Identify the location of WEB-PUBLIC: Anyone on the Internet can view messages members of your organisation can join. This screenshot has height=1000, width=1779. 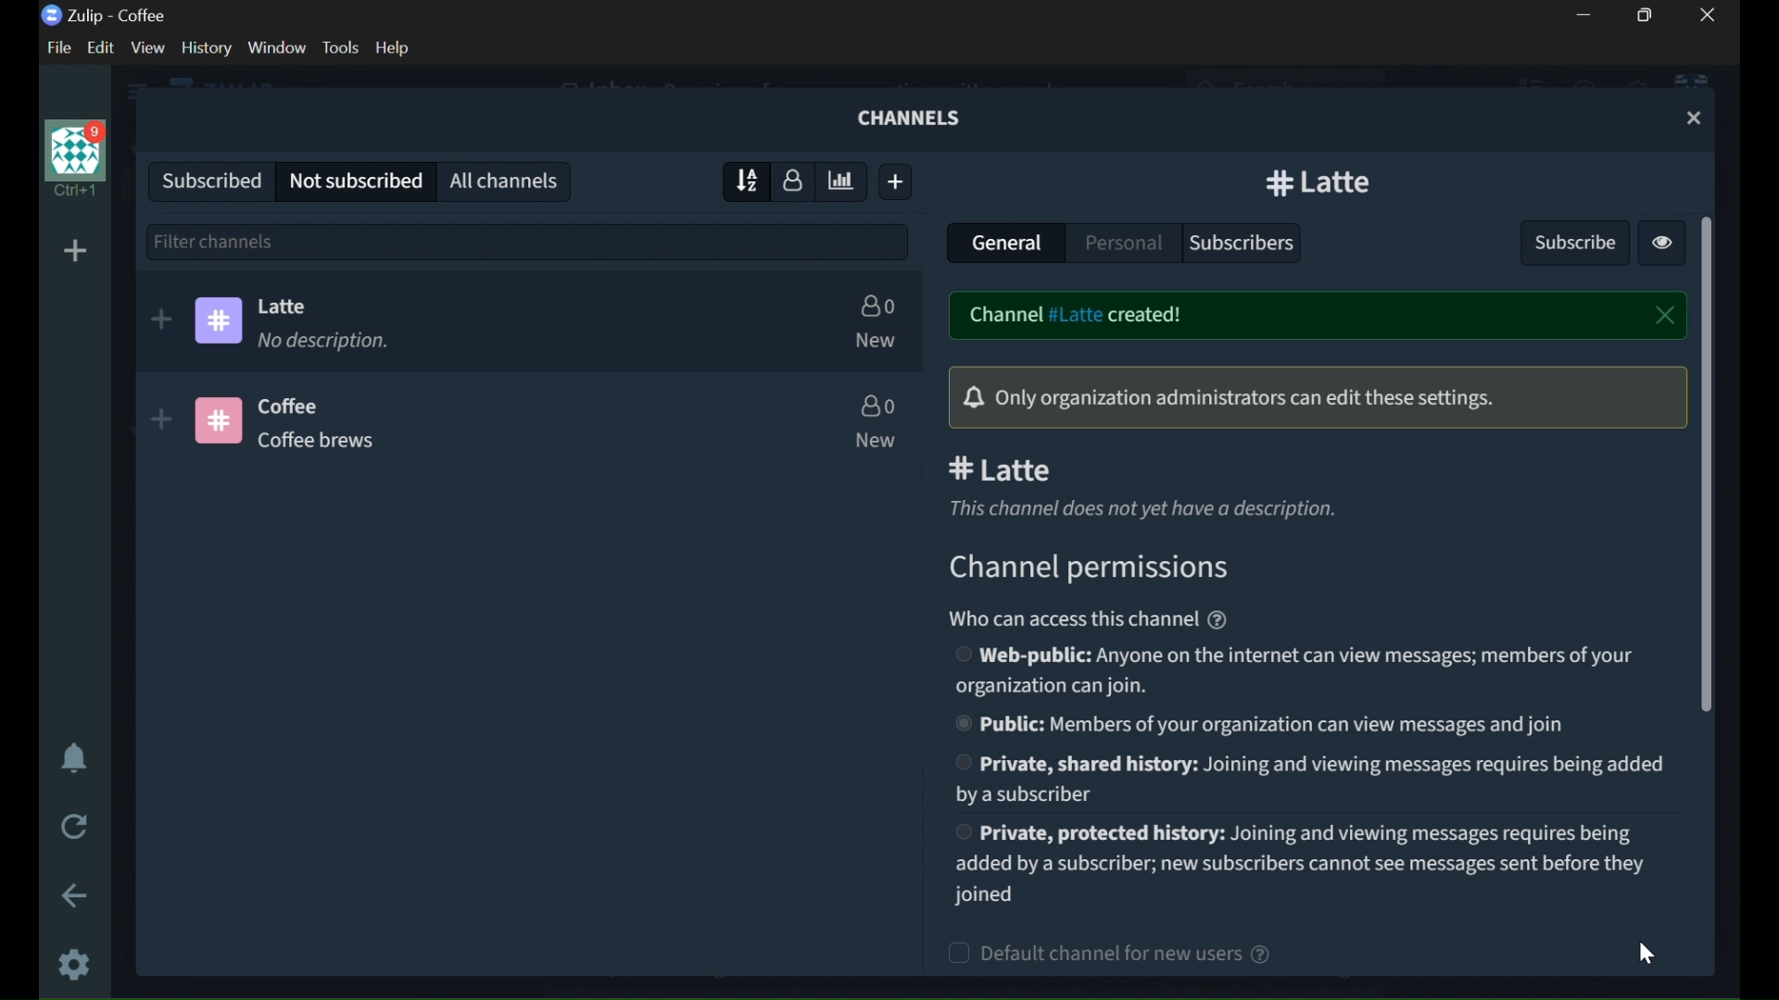
(1301, 670).